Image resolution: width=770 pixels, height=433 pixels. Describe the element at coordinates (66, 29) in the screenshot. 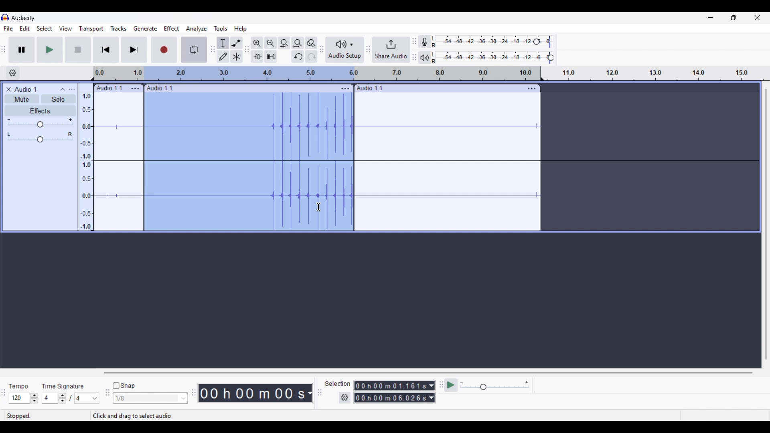

I see `View menu` at that location.